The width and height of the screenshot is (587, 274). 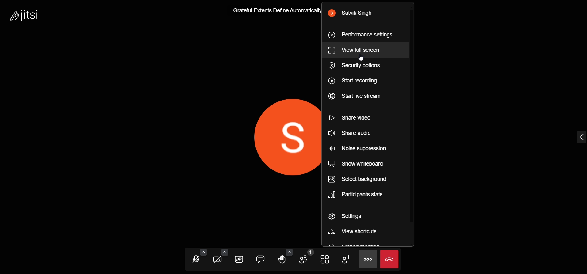 What do you see at coordinates (353, 14) in the screenshot?
I see `user name` at bounding box center [353, 14].